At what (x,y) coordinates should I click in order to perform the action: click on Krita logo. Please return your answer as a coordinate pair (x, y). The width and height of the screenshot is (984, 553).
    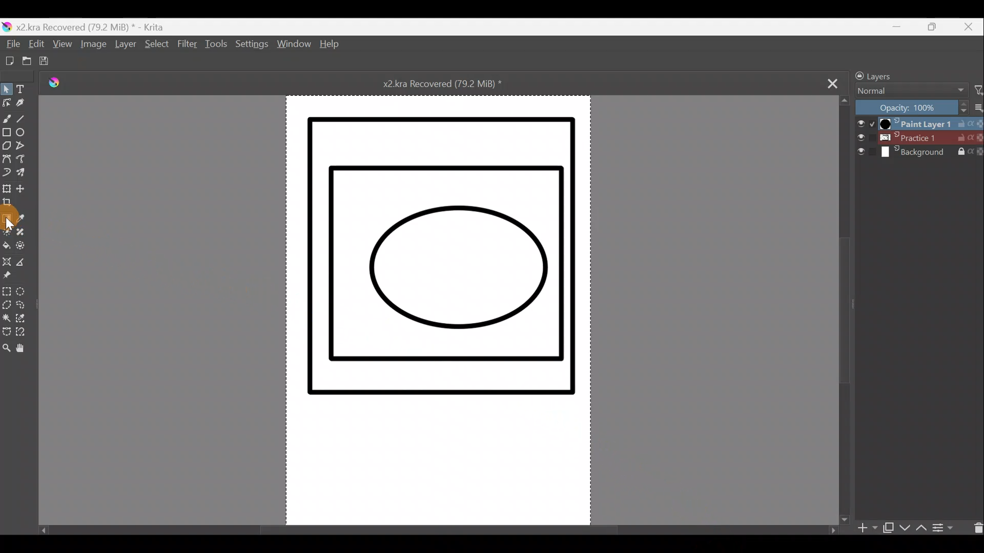
    Looking at the image, I should click on (61, 84).